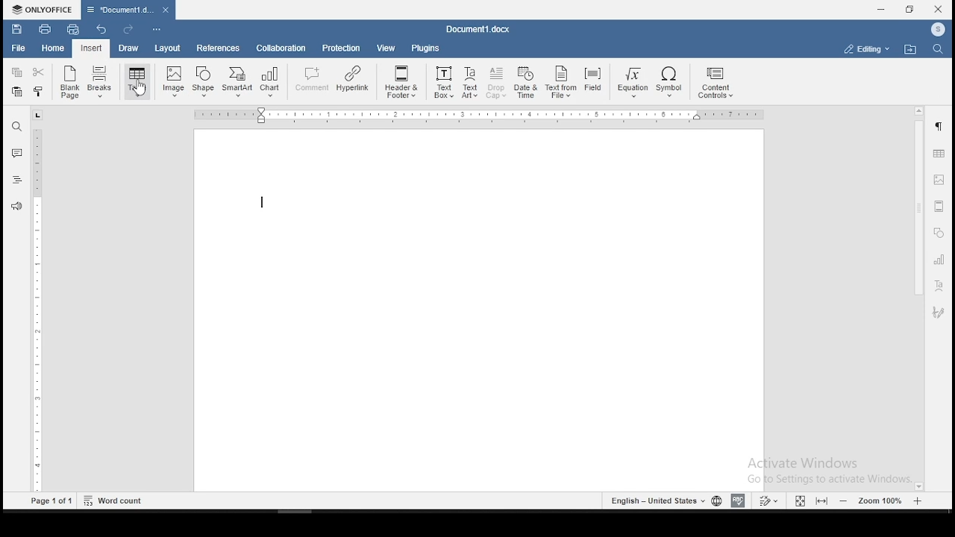  Describe the element at coordinates (157, 31) in the screenshot. I see `customize quick toolbars` at that location.